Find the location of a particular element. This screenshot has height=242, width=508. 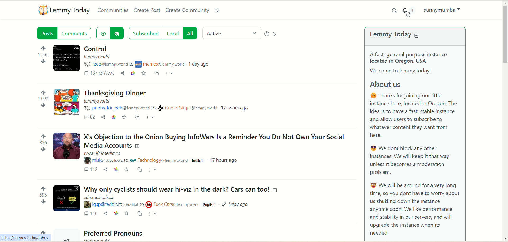

share is located at coordinates (103, 117).